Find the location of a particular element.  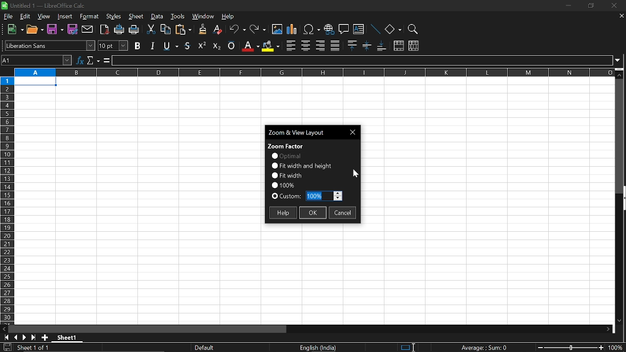

add sheet is located at coordinates (44, 337).